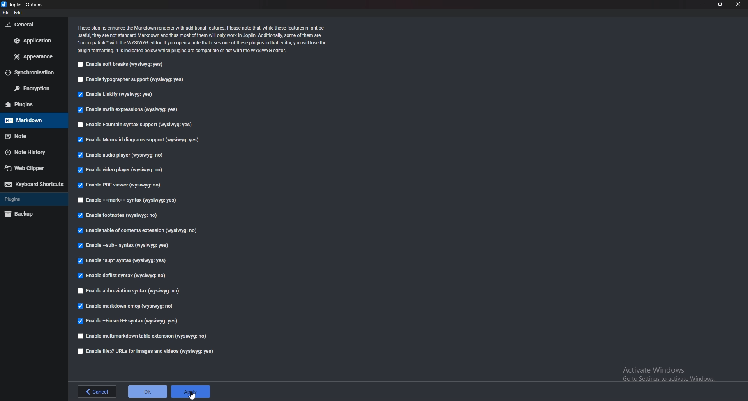 The image size is (748, 401). Describe the element at coordinates (32, 152) in the screenshot. I see `Note history` at that location.